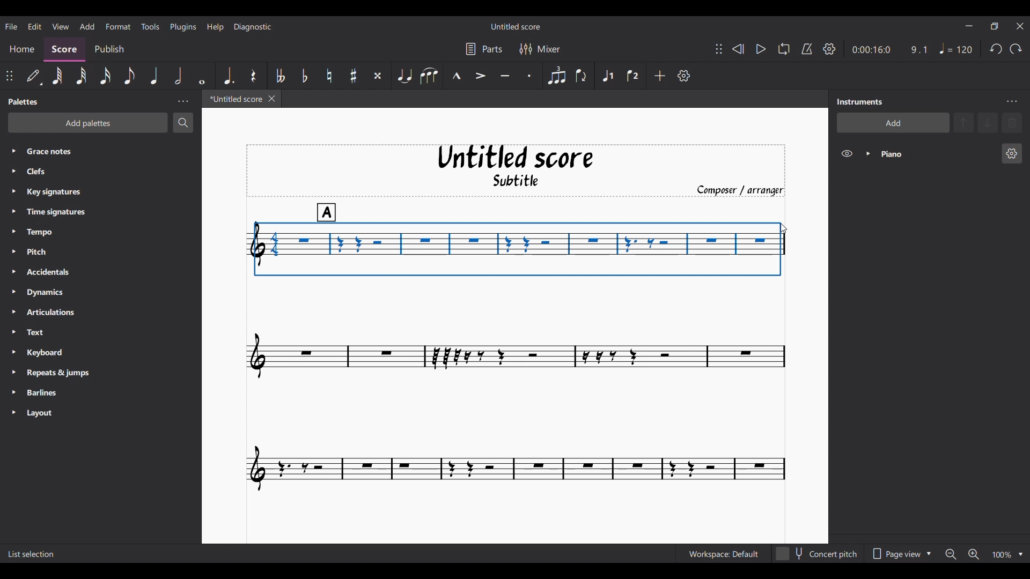 This screenshot has width=1030, height=579. I want to click on Toggle double sharp, so click(378, 76).